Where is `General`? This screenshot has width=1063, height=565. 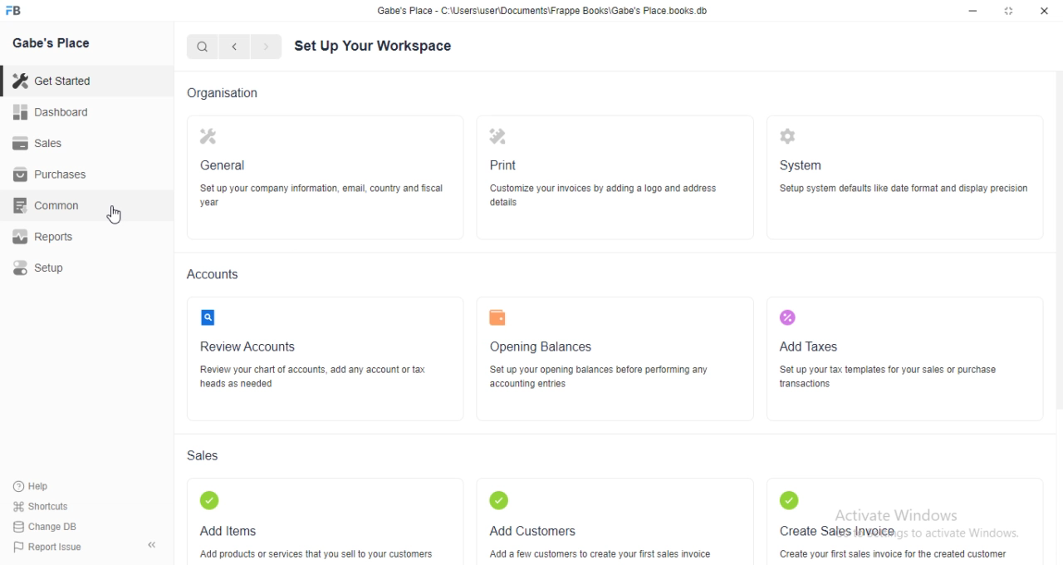
General is located at coordinates (222, 150).